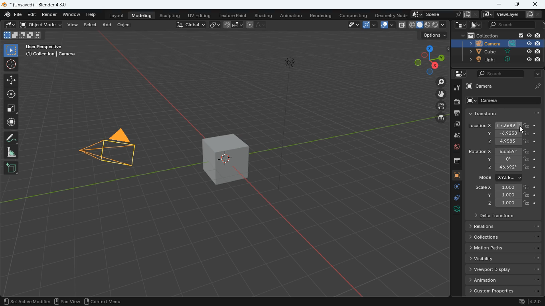  Describe the element at coordinates (504, 113) in the screenshot. I see `transform` at that location.